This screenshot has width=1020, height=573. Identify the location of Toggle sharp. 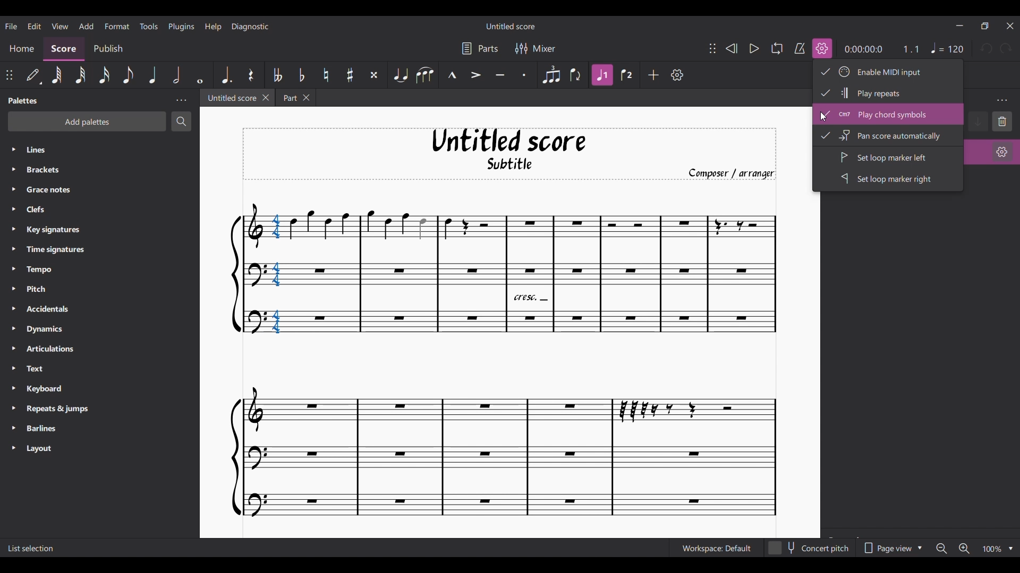
(350, 75).